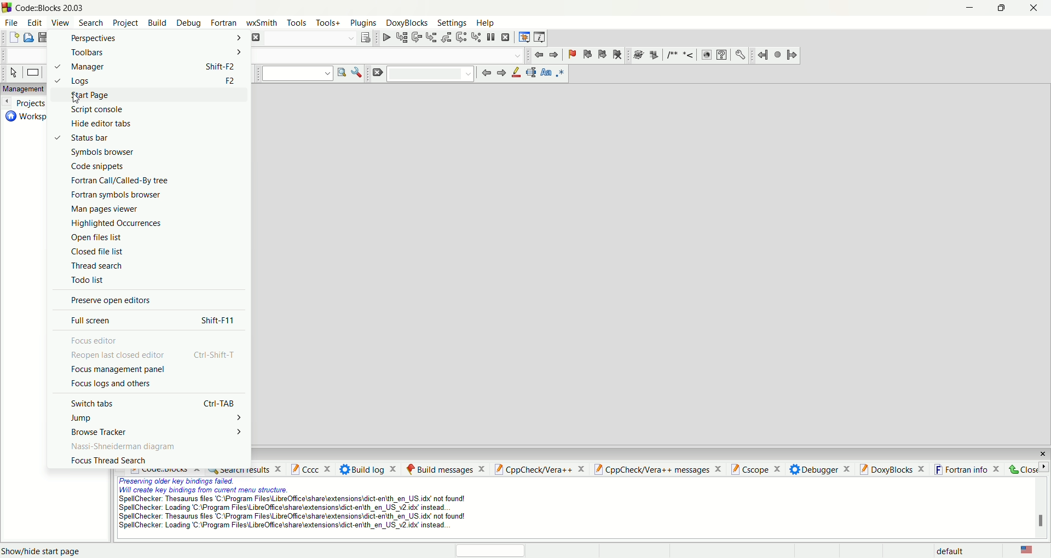 This screenshot has height=558, width=1051. What do you see at coordinates (820, 470) in the screenshot?
I see `debugger` at bounding box center [820, 470].